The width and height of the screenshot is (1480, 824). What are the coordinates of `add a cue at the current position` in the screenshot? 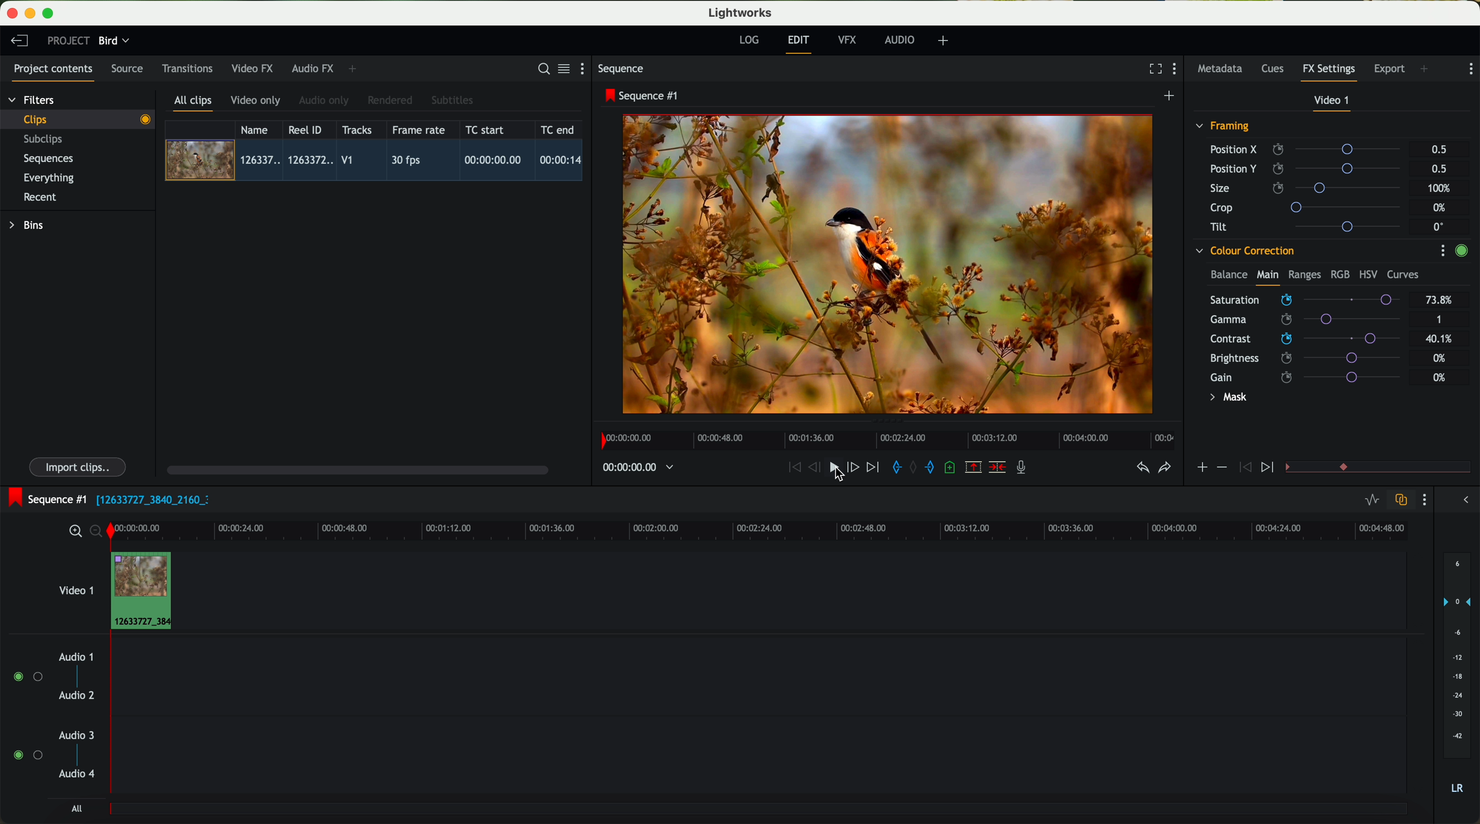 It's located at (951, 468).